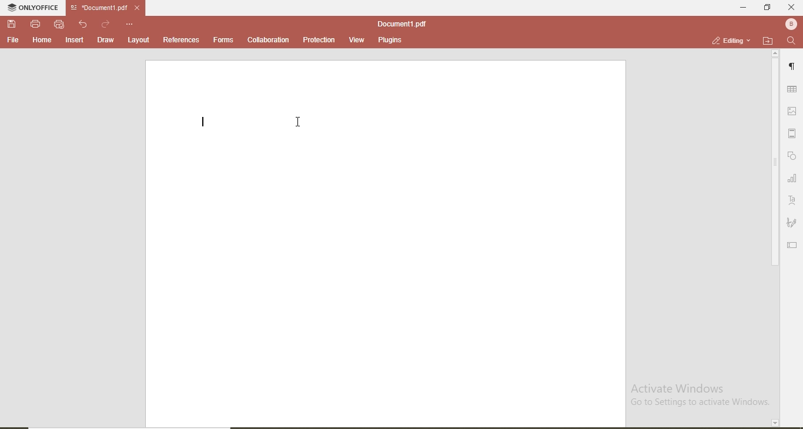  Describe the element at coordinates (391, 41) in the screenshot. I see `plugins` at that location.